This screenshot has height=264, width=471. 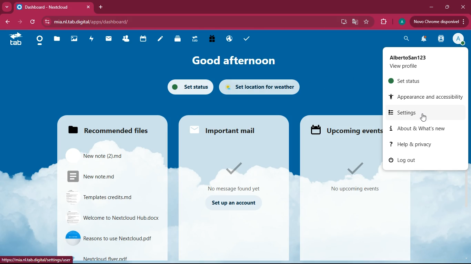 What do you see at coordinates (430, 7) in the screenshot?
I see `minimize` at bounding box center [430, 7].